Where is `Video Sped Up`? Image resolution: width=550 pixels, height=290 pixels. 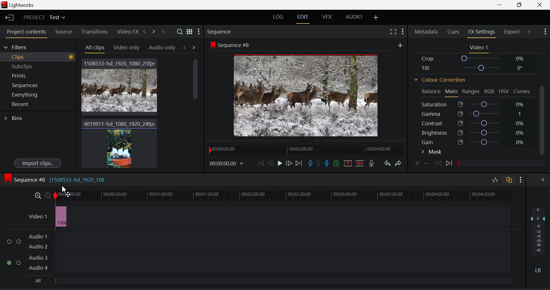 Video Sped Up is located at coordinates (62, 217).